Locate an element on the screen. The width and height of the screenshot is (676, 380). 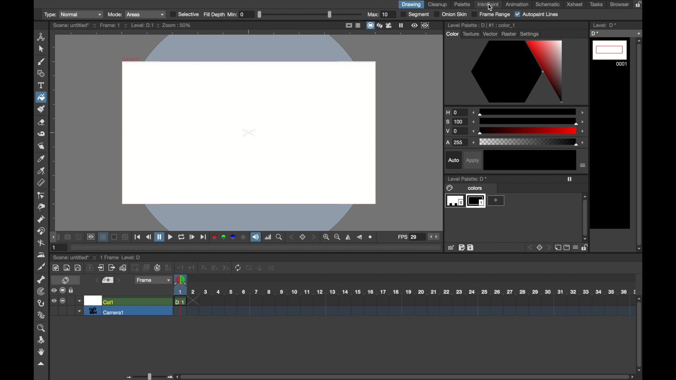
forward is located at coordinates (204, 237).